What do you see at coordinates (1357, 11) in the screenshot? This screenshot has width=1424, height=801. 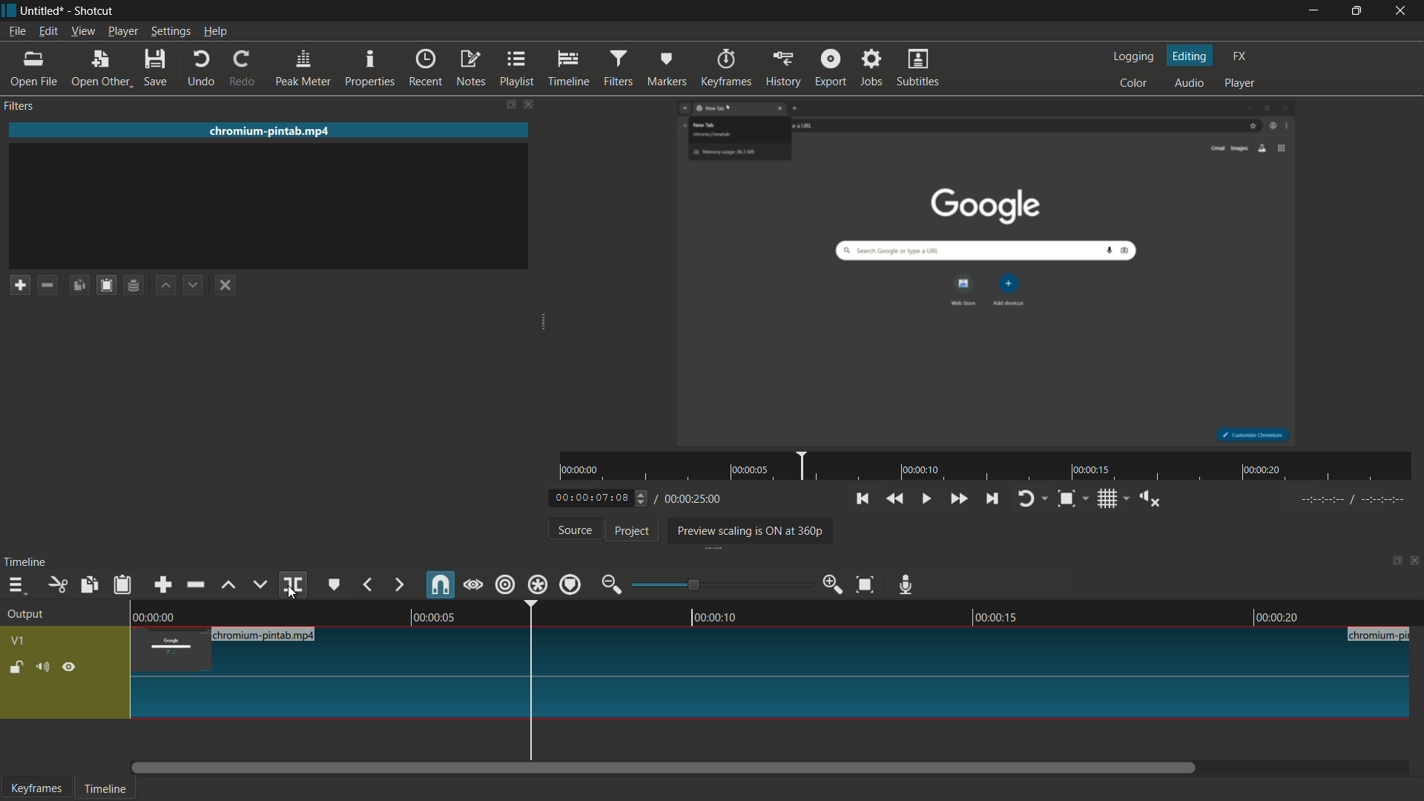 I see `maximize` at bounding box center [1357, 11].